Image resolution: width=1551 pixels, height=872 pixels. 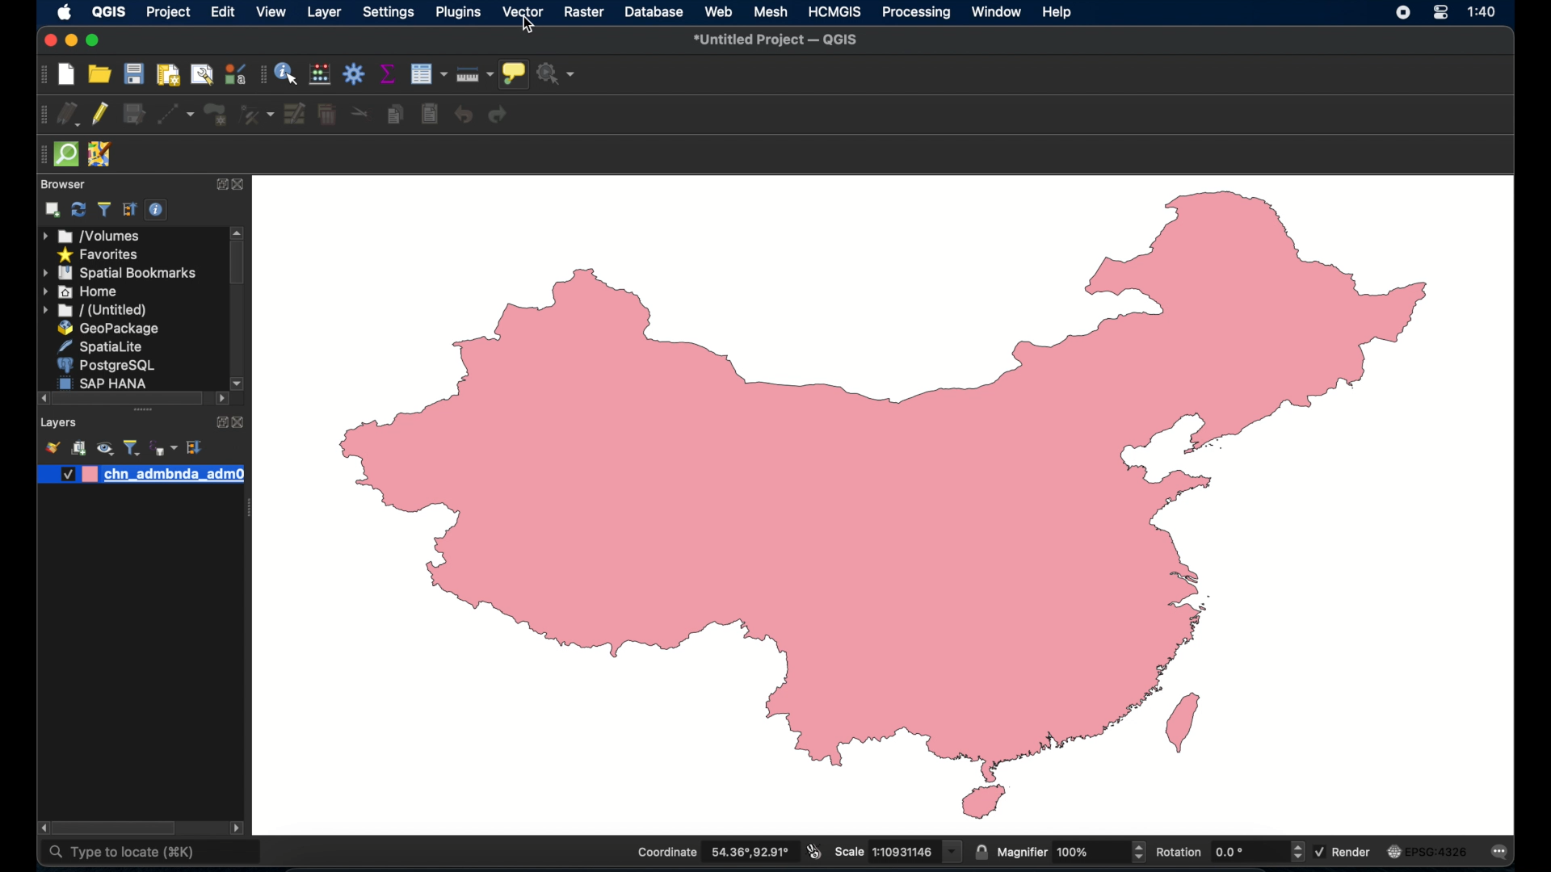 What do you see at coordinates (40, 828) in the screenshot?
I see `scroll right arrow` at bounding box center [40, 828].